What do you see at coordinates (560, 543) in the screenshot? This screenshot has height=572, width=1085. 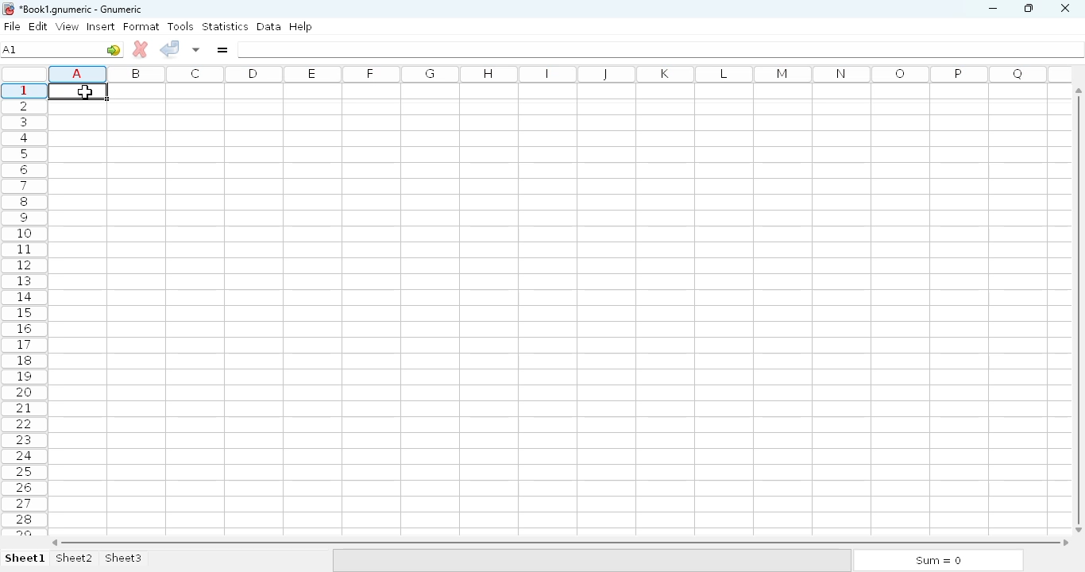 I see `horizontal scroll bar` at bounding box center [560, 543].